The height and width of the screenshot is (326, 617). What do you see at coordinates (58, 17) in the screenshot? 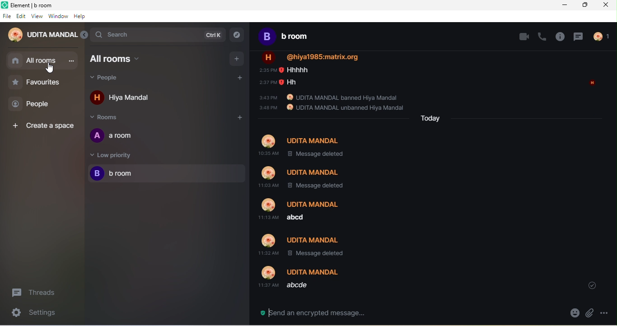
I see `window` at bounding box center [58, 17].